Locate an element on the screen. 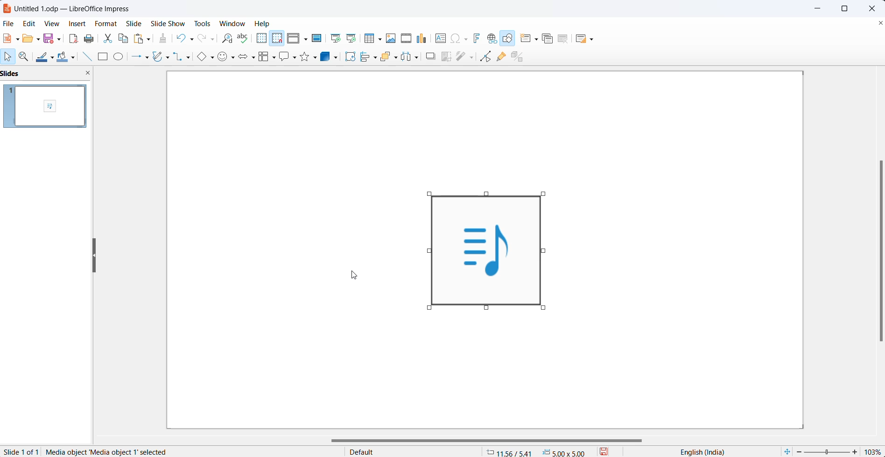 The image size is (885, 457). decrease zoom is located at coordinates (798, 452).